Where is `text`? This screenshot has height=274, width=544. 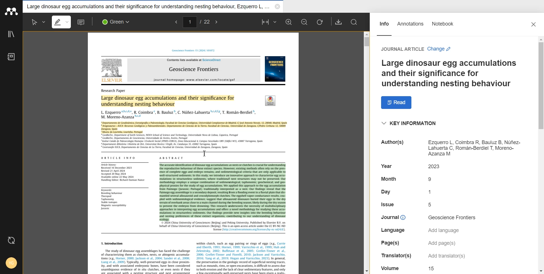
text is located at coordinates (432, 269).